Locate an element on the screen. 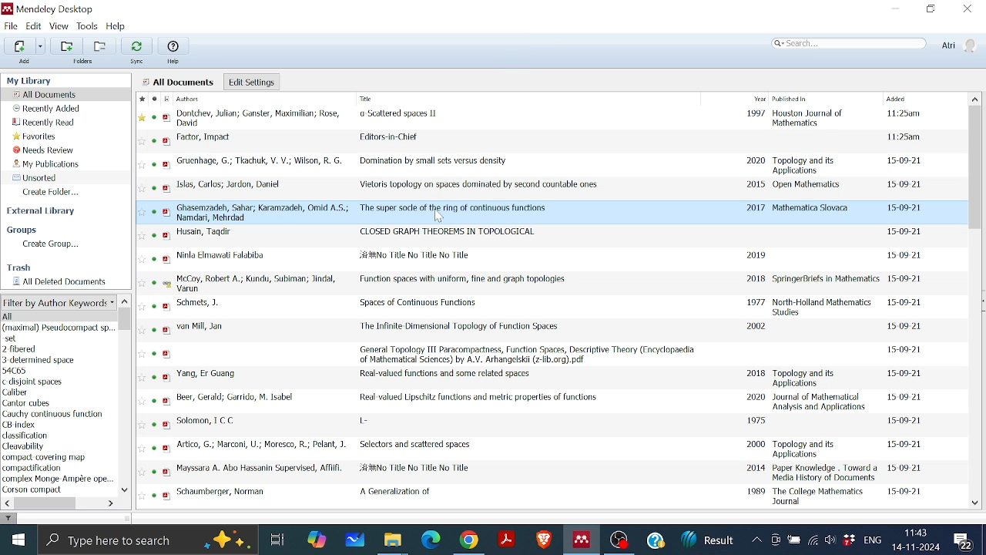  My Library is located at coordinates (29, 80).